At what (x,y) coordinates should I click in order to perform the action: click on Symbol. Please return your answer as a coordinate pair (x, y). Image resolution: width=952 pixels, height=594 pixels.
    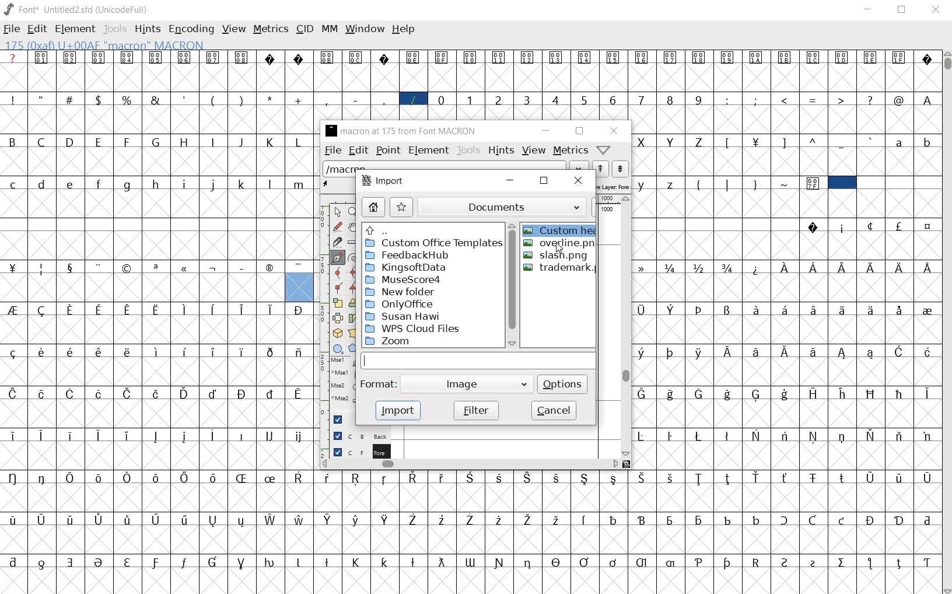
    Looking at the image, I should click on (43, 435).